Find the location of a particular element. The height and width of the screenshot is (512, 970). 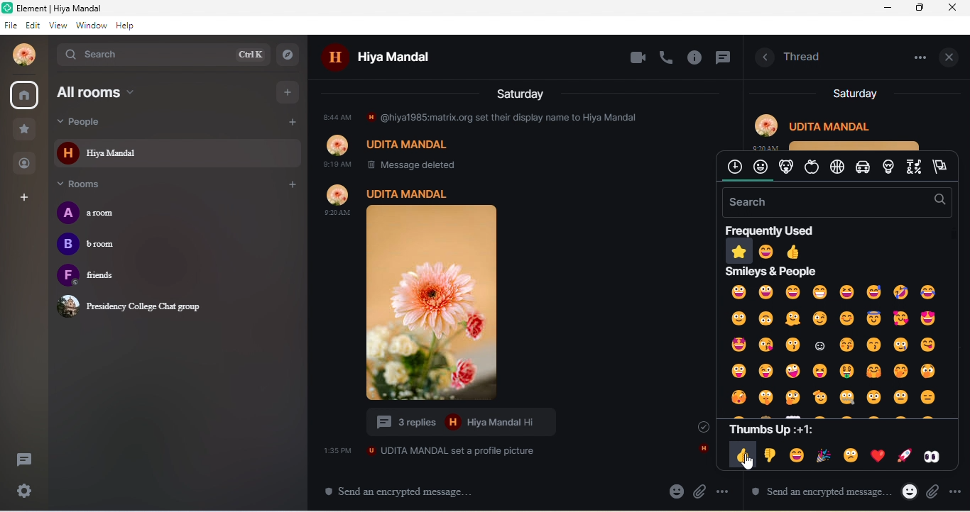

scroll to most recent message is located at coordinates (697, 426).